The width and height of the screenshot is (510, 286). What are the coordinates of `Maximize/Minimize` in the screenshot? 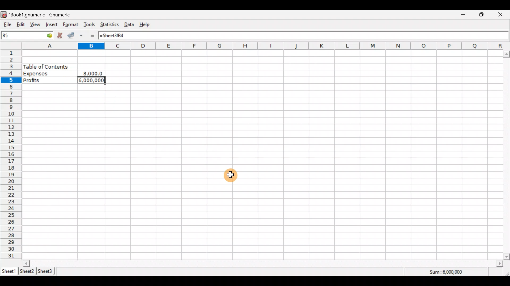 It's located at (483, 15).